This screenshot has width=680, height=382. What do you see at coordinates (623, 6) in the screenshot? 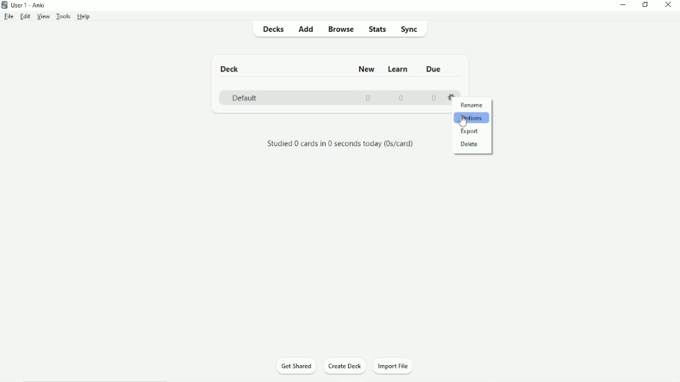
I see `Minimize` at bounding box center [623, 6].